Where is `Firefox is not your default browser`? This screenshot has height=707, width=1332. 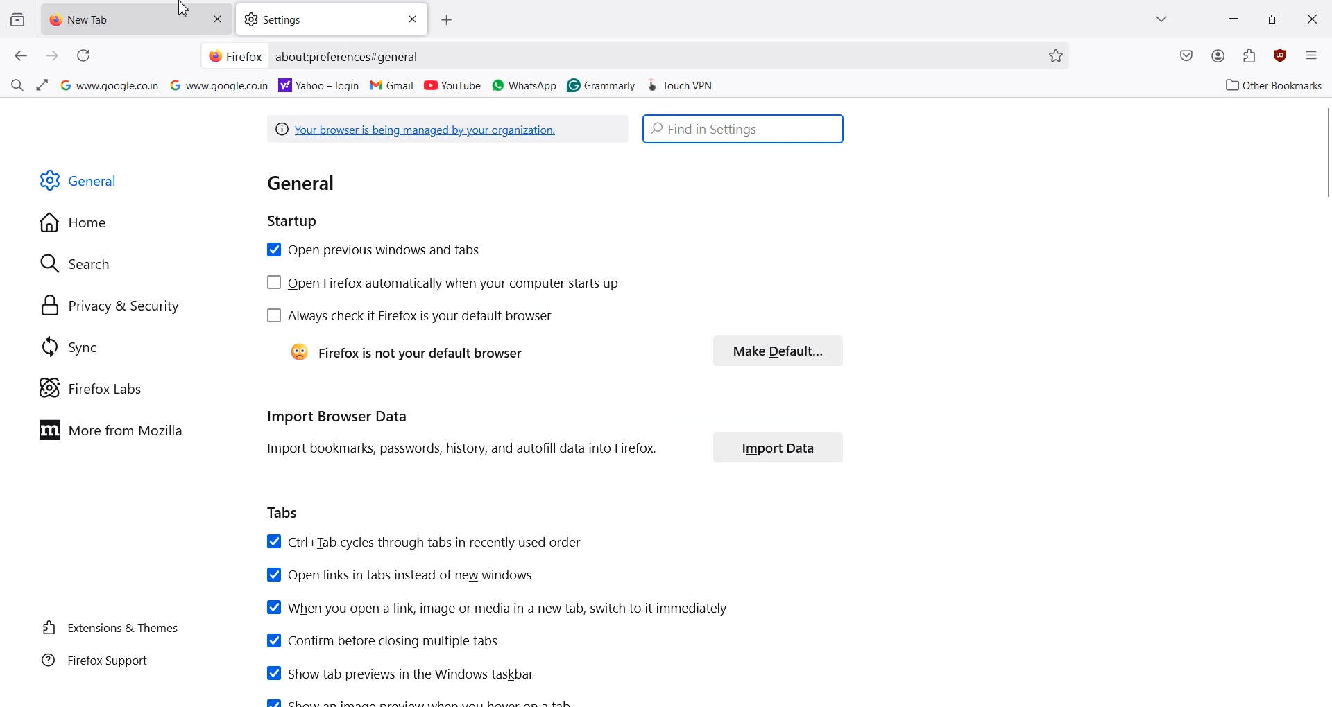
Firefox is not your default browser is located at coordinates (404, 353).